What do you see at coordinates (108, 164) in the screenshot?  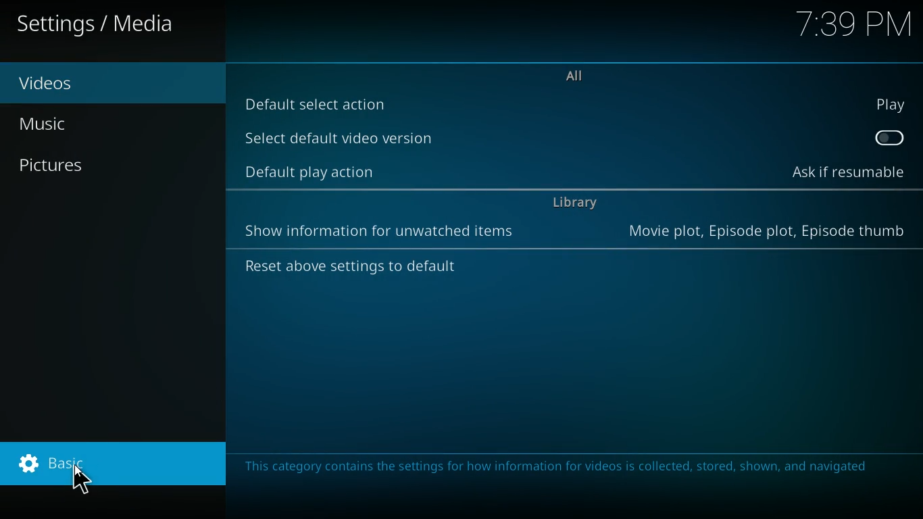 I see `pictures` at bounding box center [108, 164].